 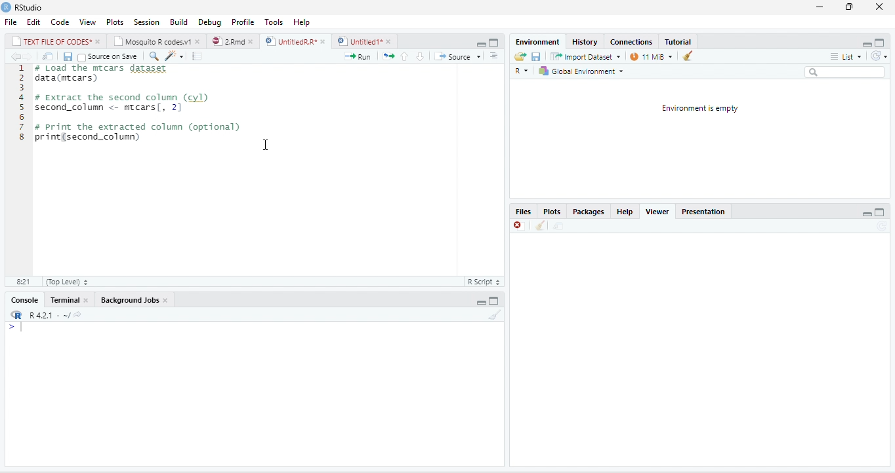 What do you see at coordinates (707, 212) in the screenshot?
I see `Presentation` at bounding box center [707, 212].